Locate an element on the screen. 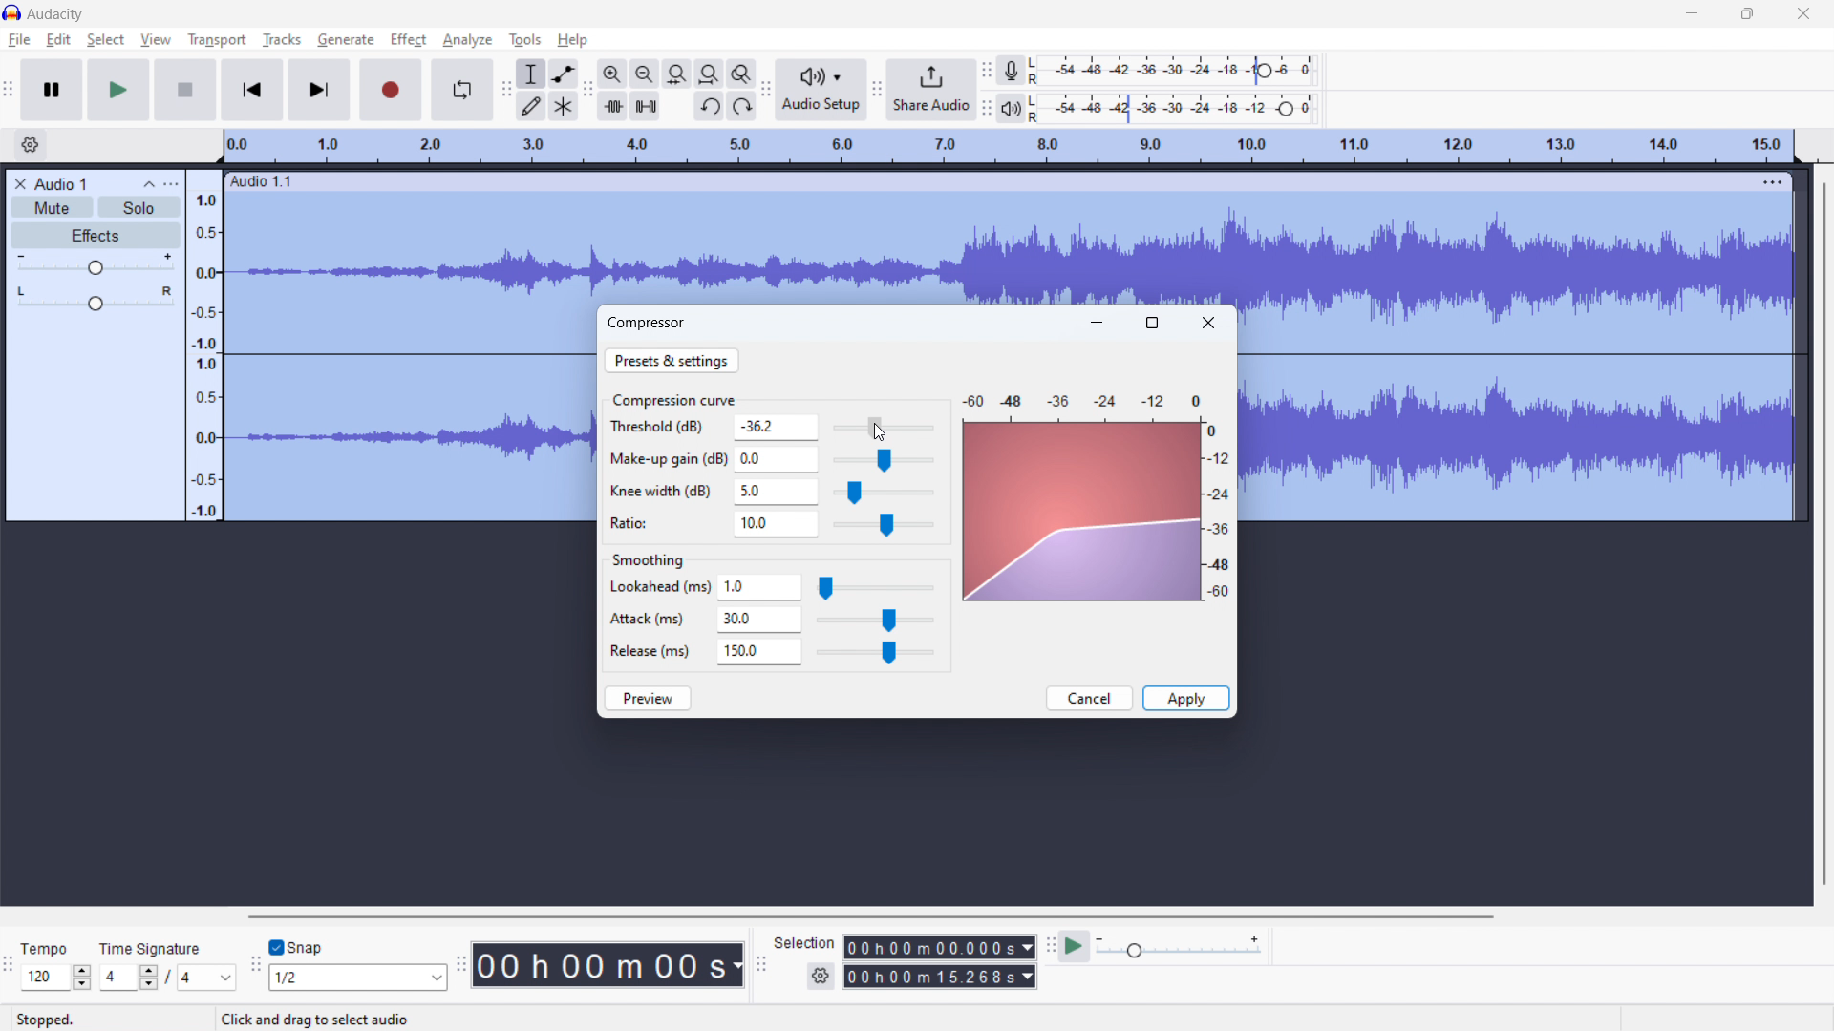 The height and width of the screenshot is (1031, 1834). -36.2 is located at coordinates (777, 427).